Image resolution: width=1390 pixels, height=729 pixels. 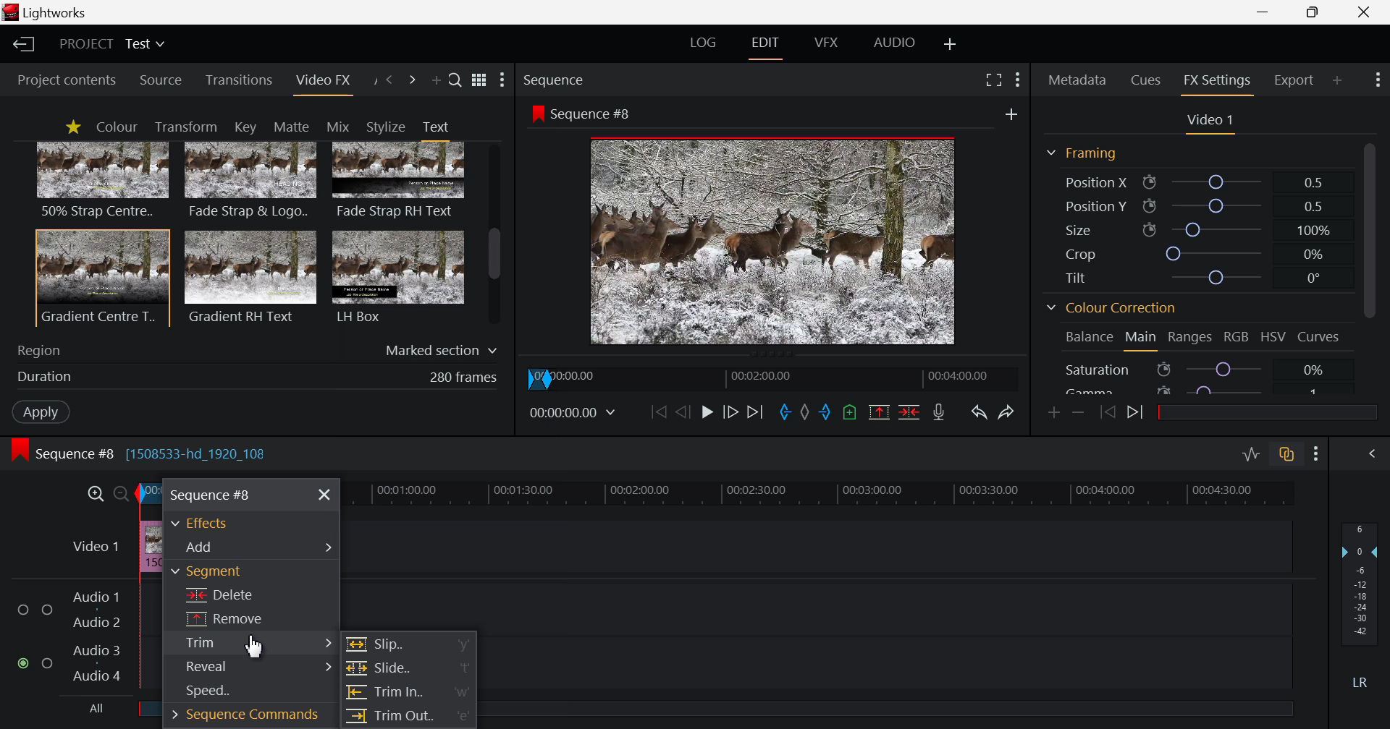 What do you see at coordinates (1376, 80) in the screenshot?
I see `Show Settings` at bounding box center [1376, 80].